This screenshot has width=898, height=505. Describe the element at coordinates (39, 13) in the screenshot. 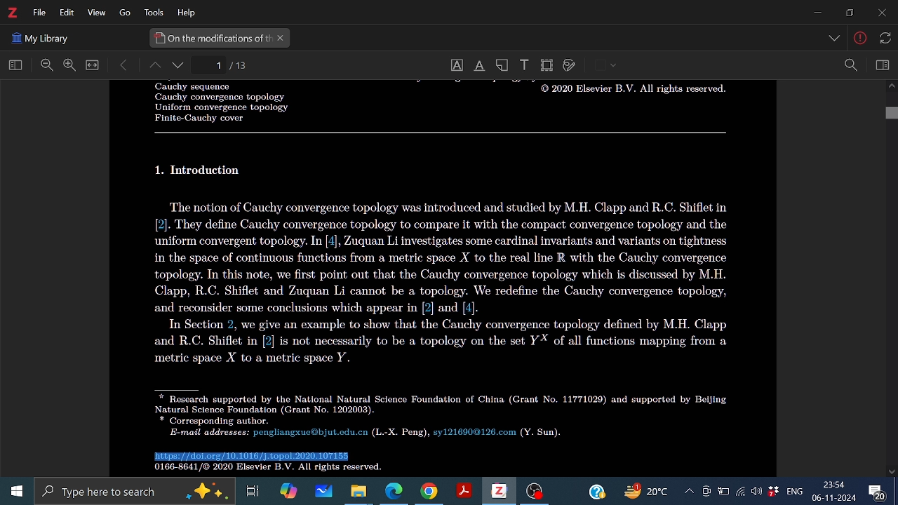

I see `File` at that location.